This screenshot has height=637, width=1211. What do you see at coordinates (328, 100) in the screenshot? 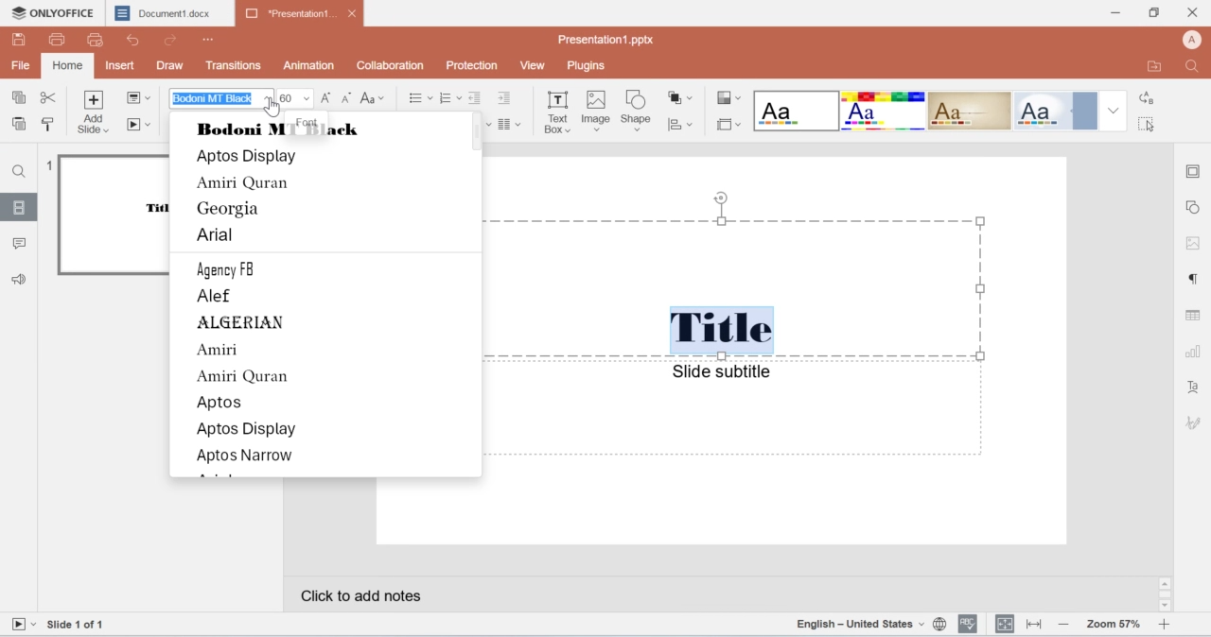
I see `increase font size` at bounding box center [328, 100].